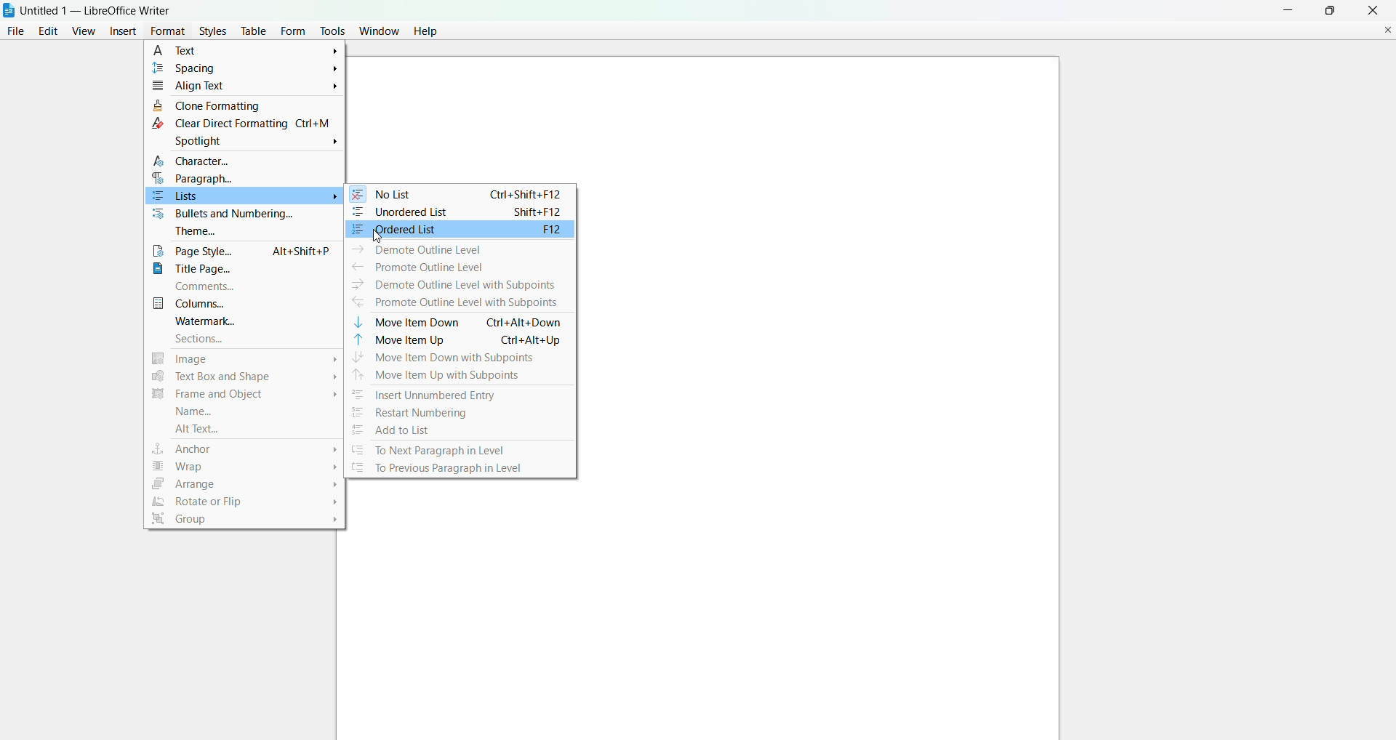 The width and height of the screenshot is (1396, 740). What do you see at coordinates (437, 375) in the screenshot?
I see `move item up with subpoints` at bounding box center [437, 375].